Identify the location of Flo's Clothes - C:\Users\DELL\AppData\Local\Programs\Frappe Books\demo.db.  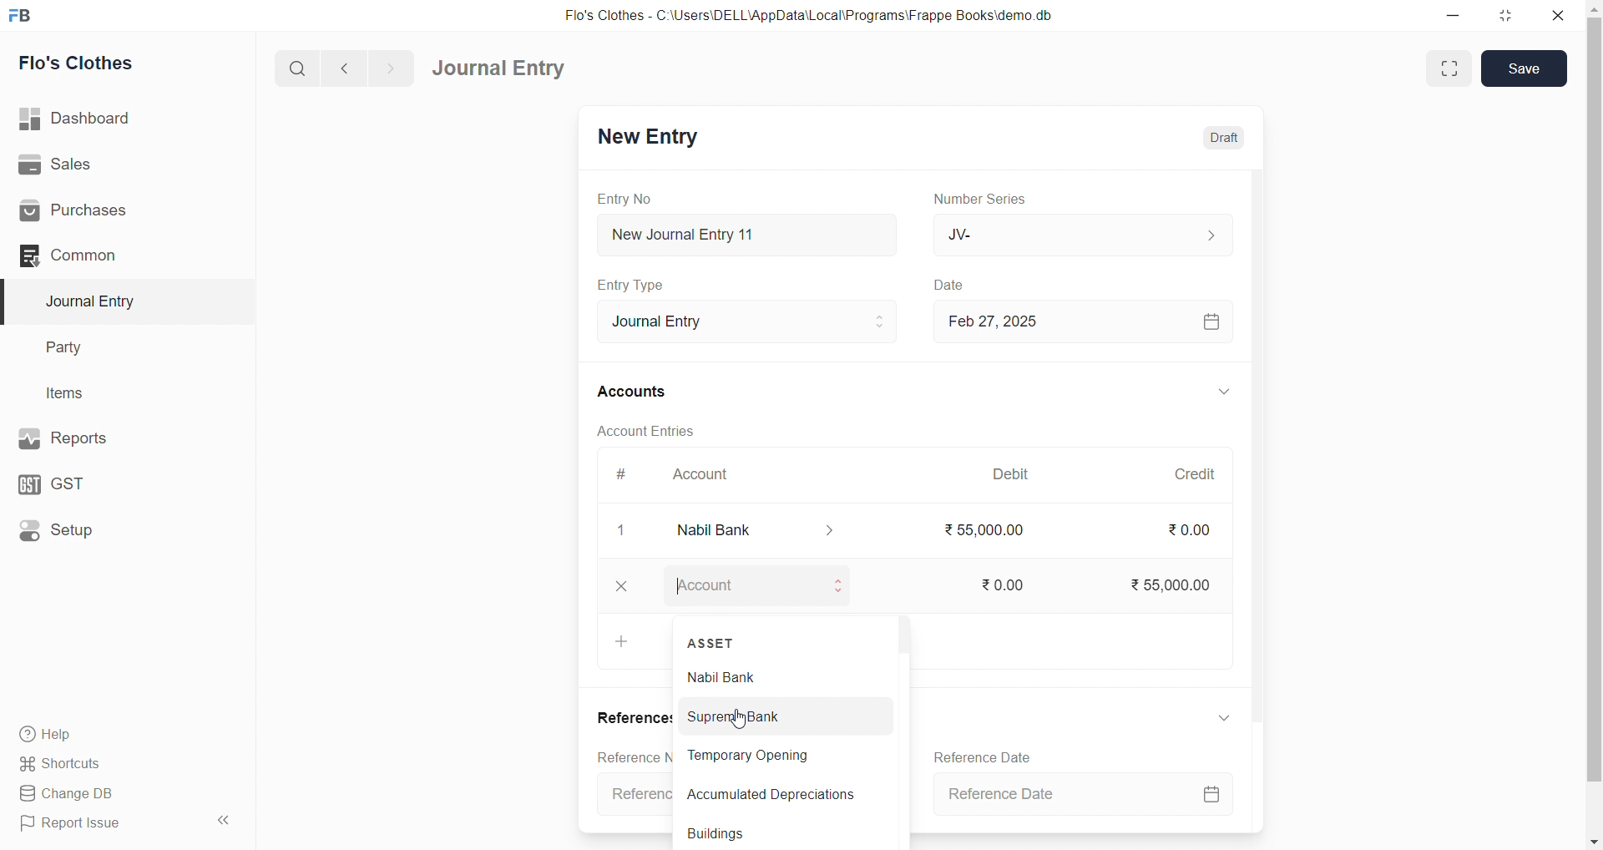
(817, 14).